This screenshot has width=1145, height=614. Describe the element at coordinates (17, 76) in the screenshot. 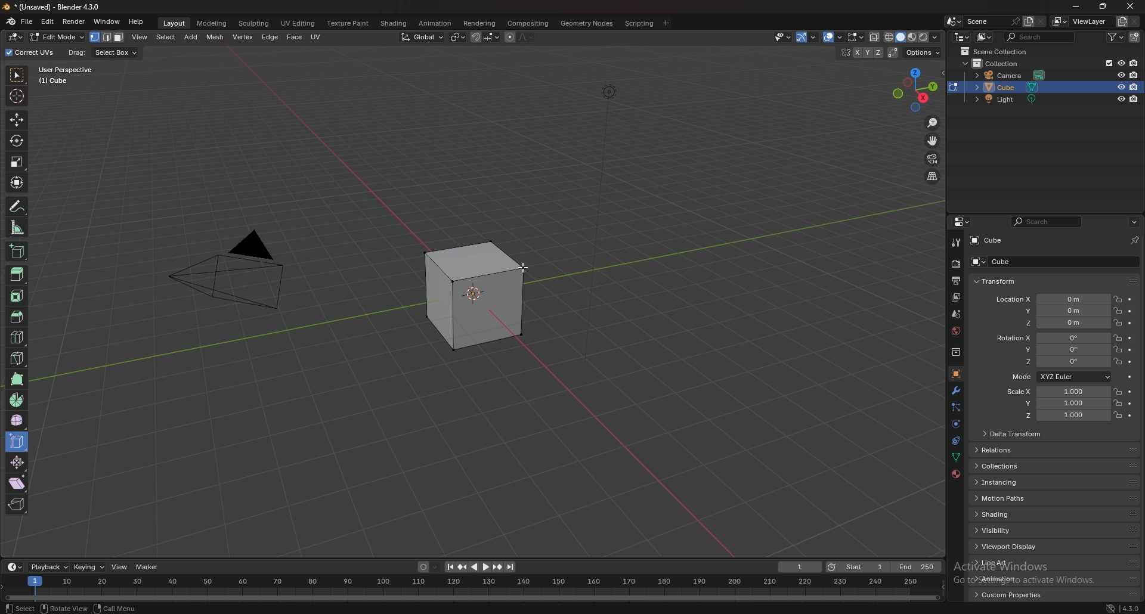

I see `select` at that location.